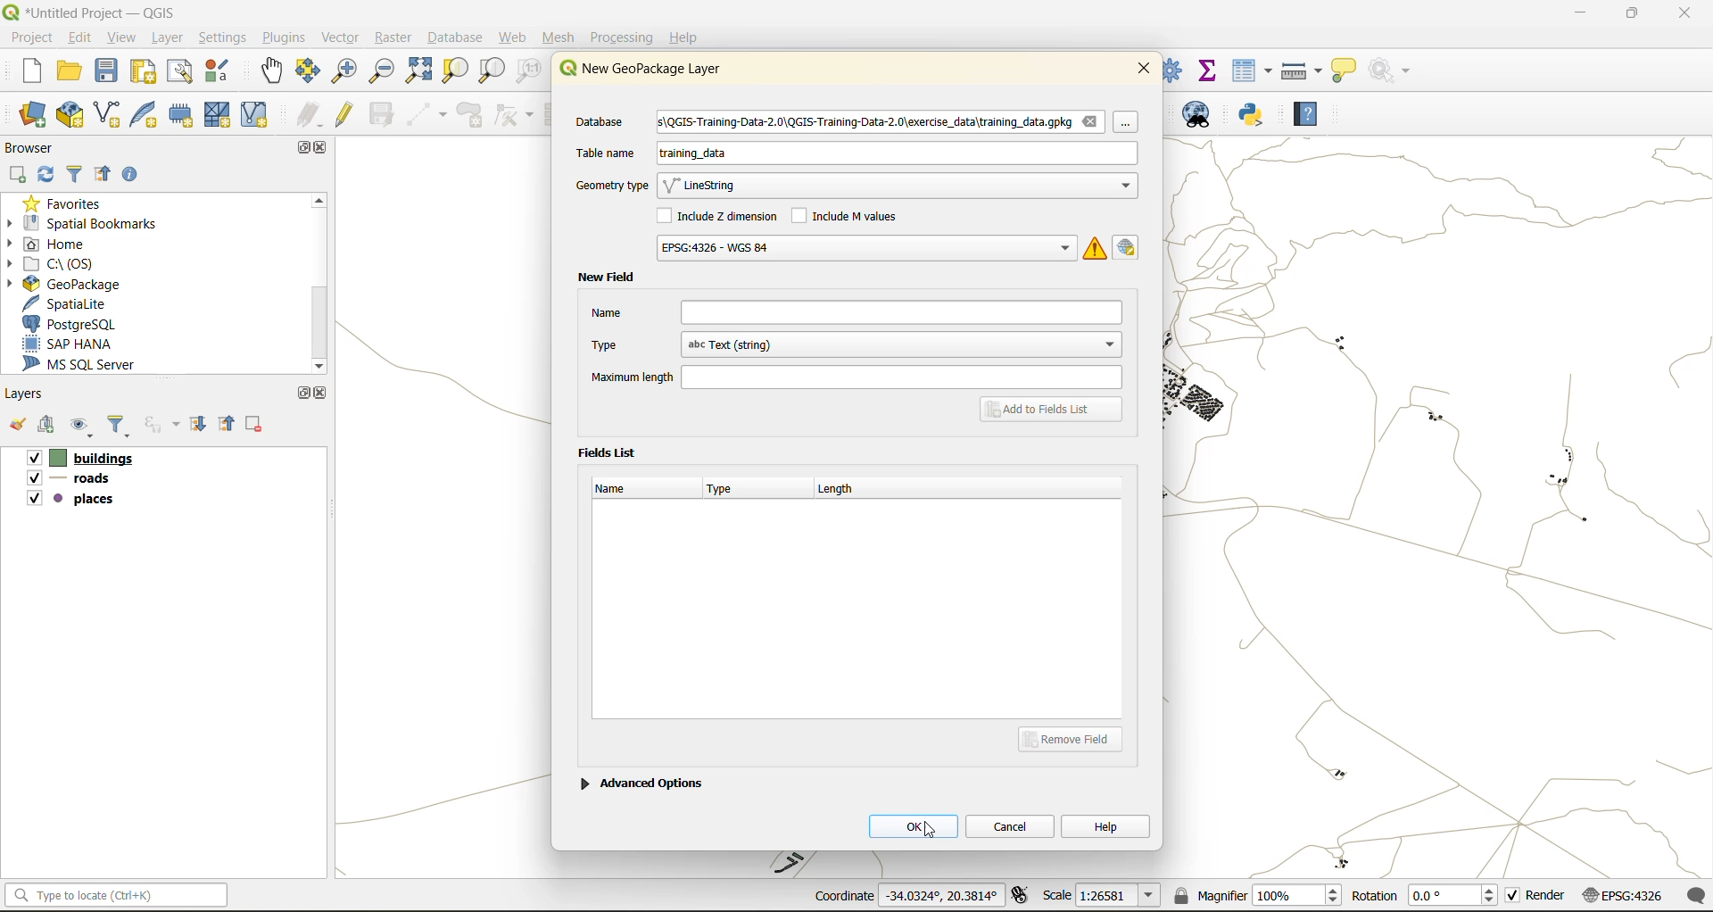 This screenshot has height=912, width=1713. Describe the element at coordinates (147, 119) in the screenshot. I see `new spatialite` at that location.